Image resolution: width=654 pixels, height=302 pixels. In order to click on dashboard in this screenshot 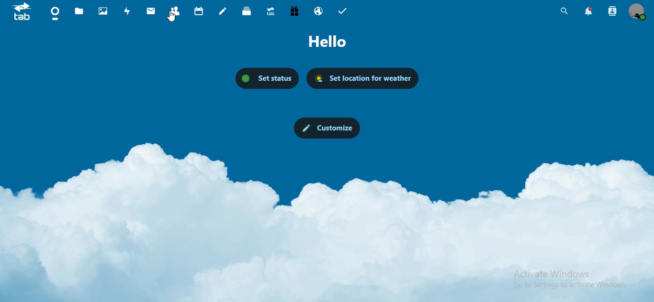, I will do `click(56, 13)`.